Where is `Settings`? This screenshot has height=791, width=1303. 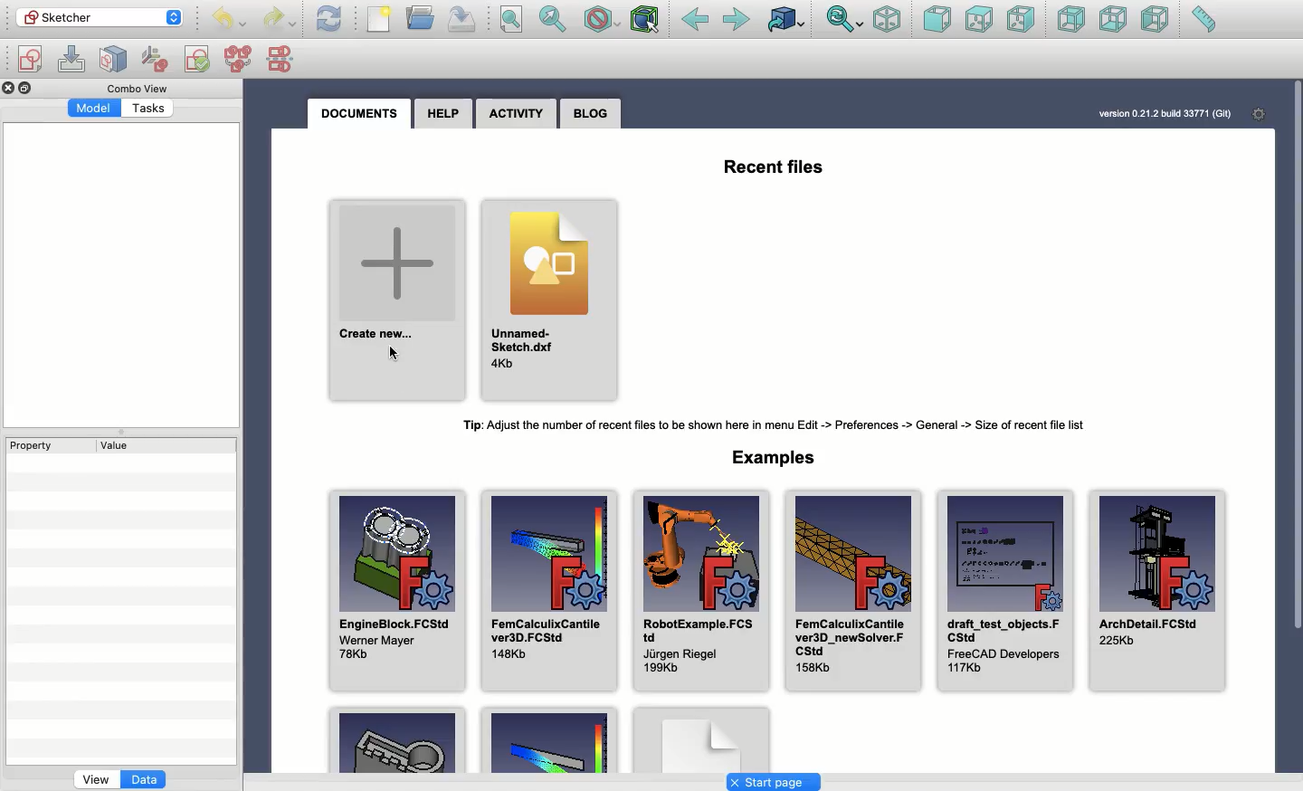
Settings is located at coordinates (1259, 113).